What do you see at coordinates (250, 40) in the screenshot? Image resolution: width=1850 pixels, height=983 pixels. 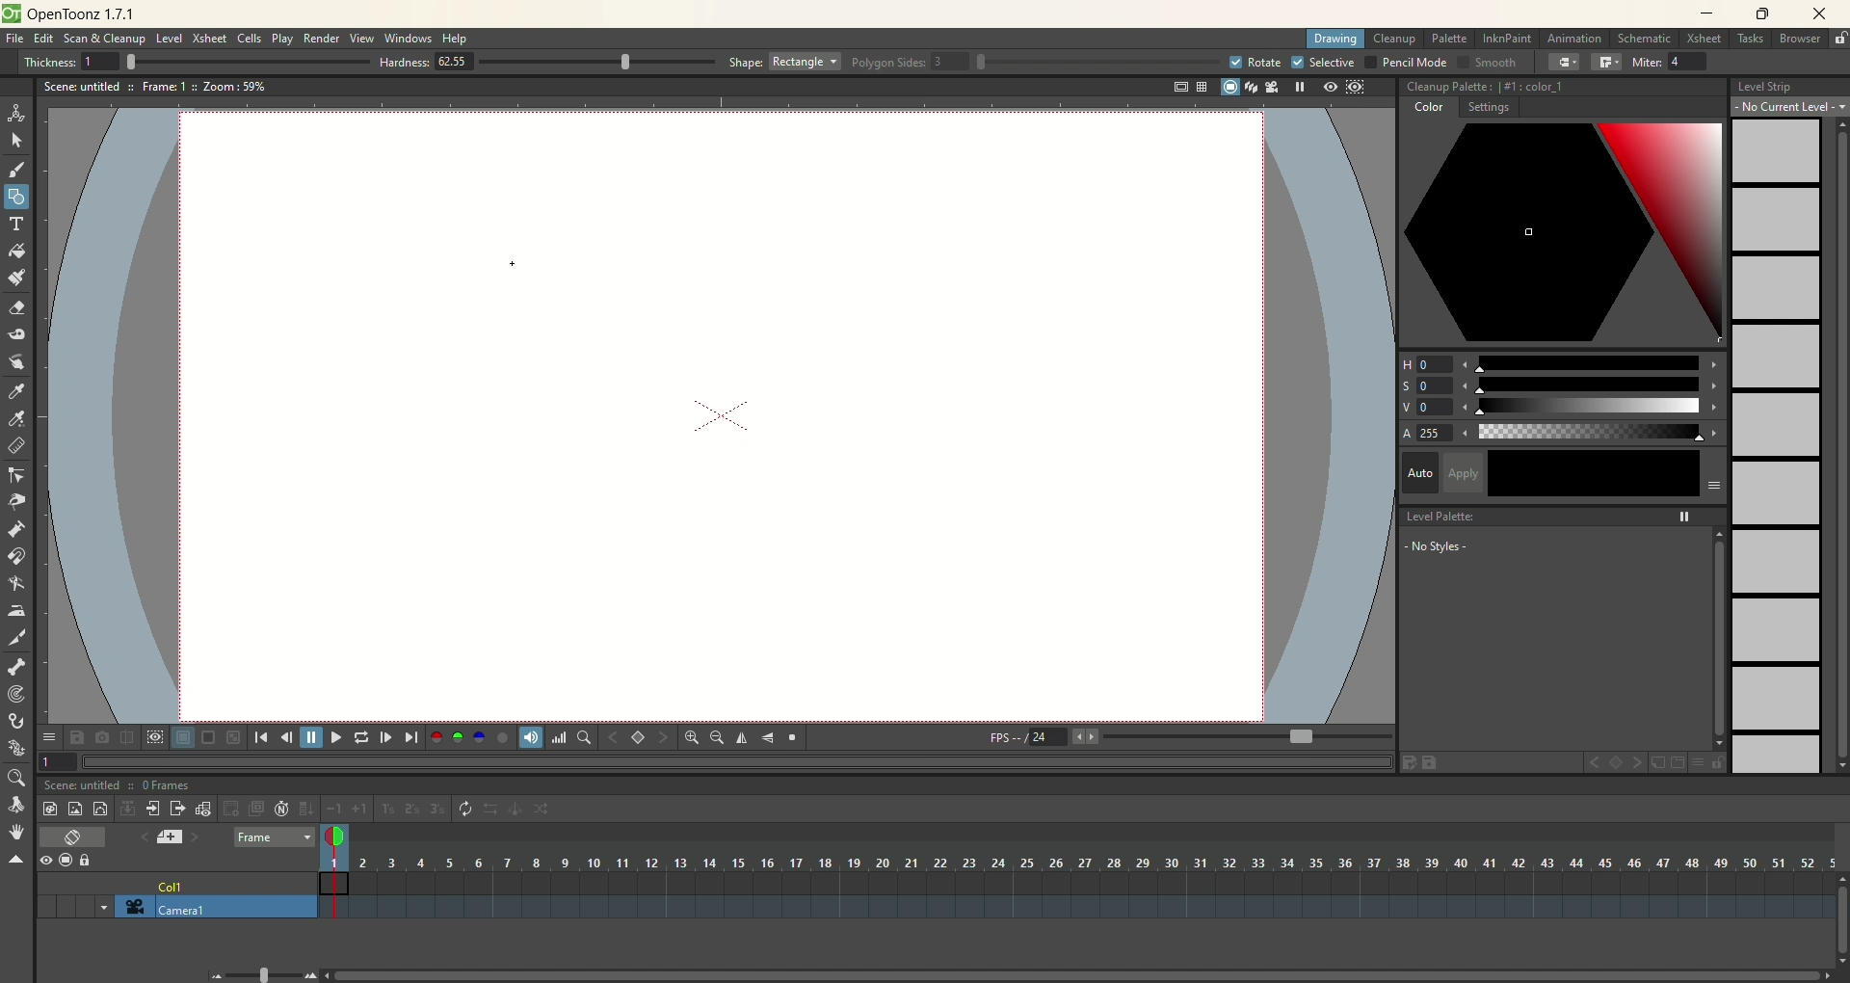 I see `cells` at bounding box center [250, 40].